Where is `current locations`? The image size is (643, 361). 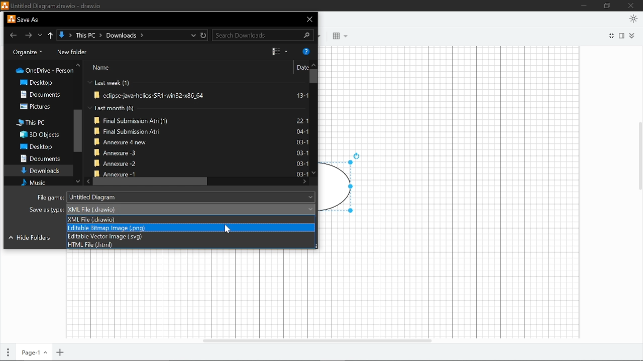
current locations is located at coordinates (193, 35).